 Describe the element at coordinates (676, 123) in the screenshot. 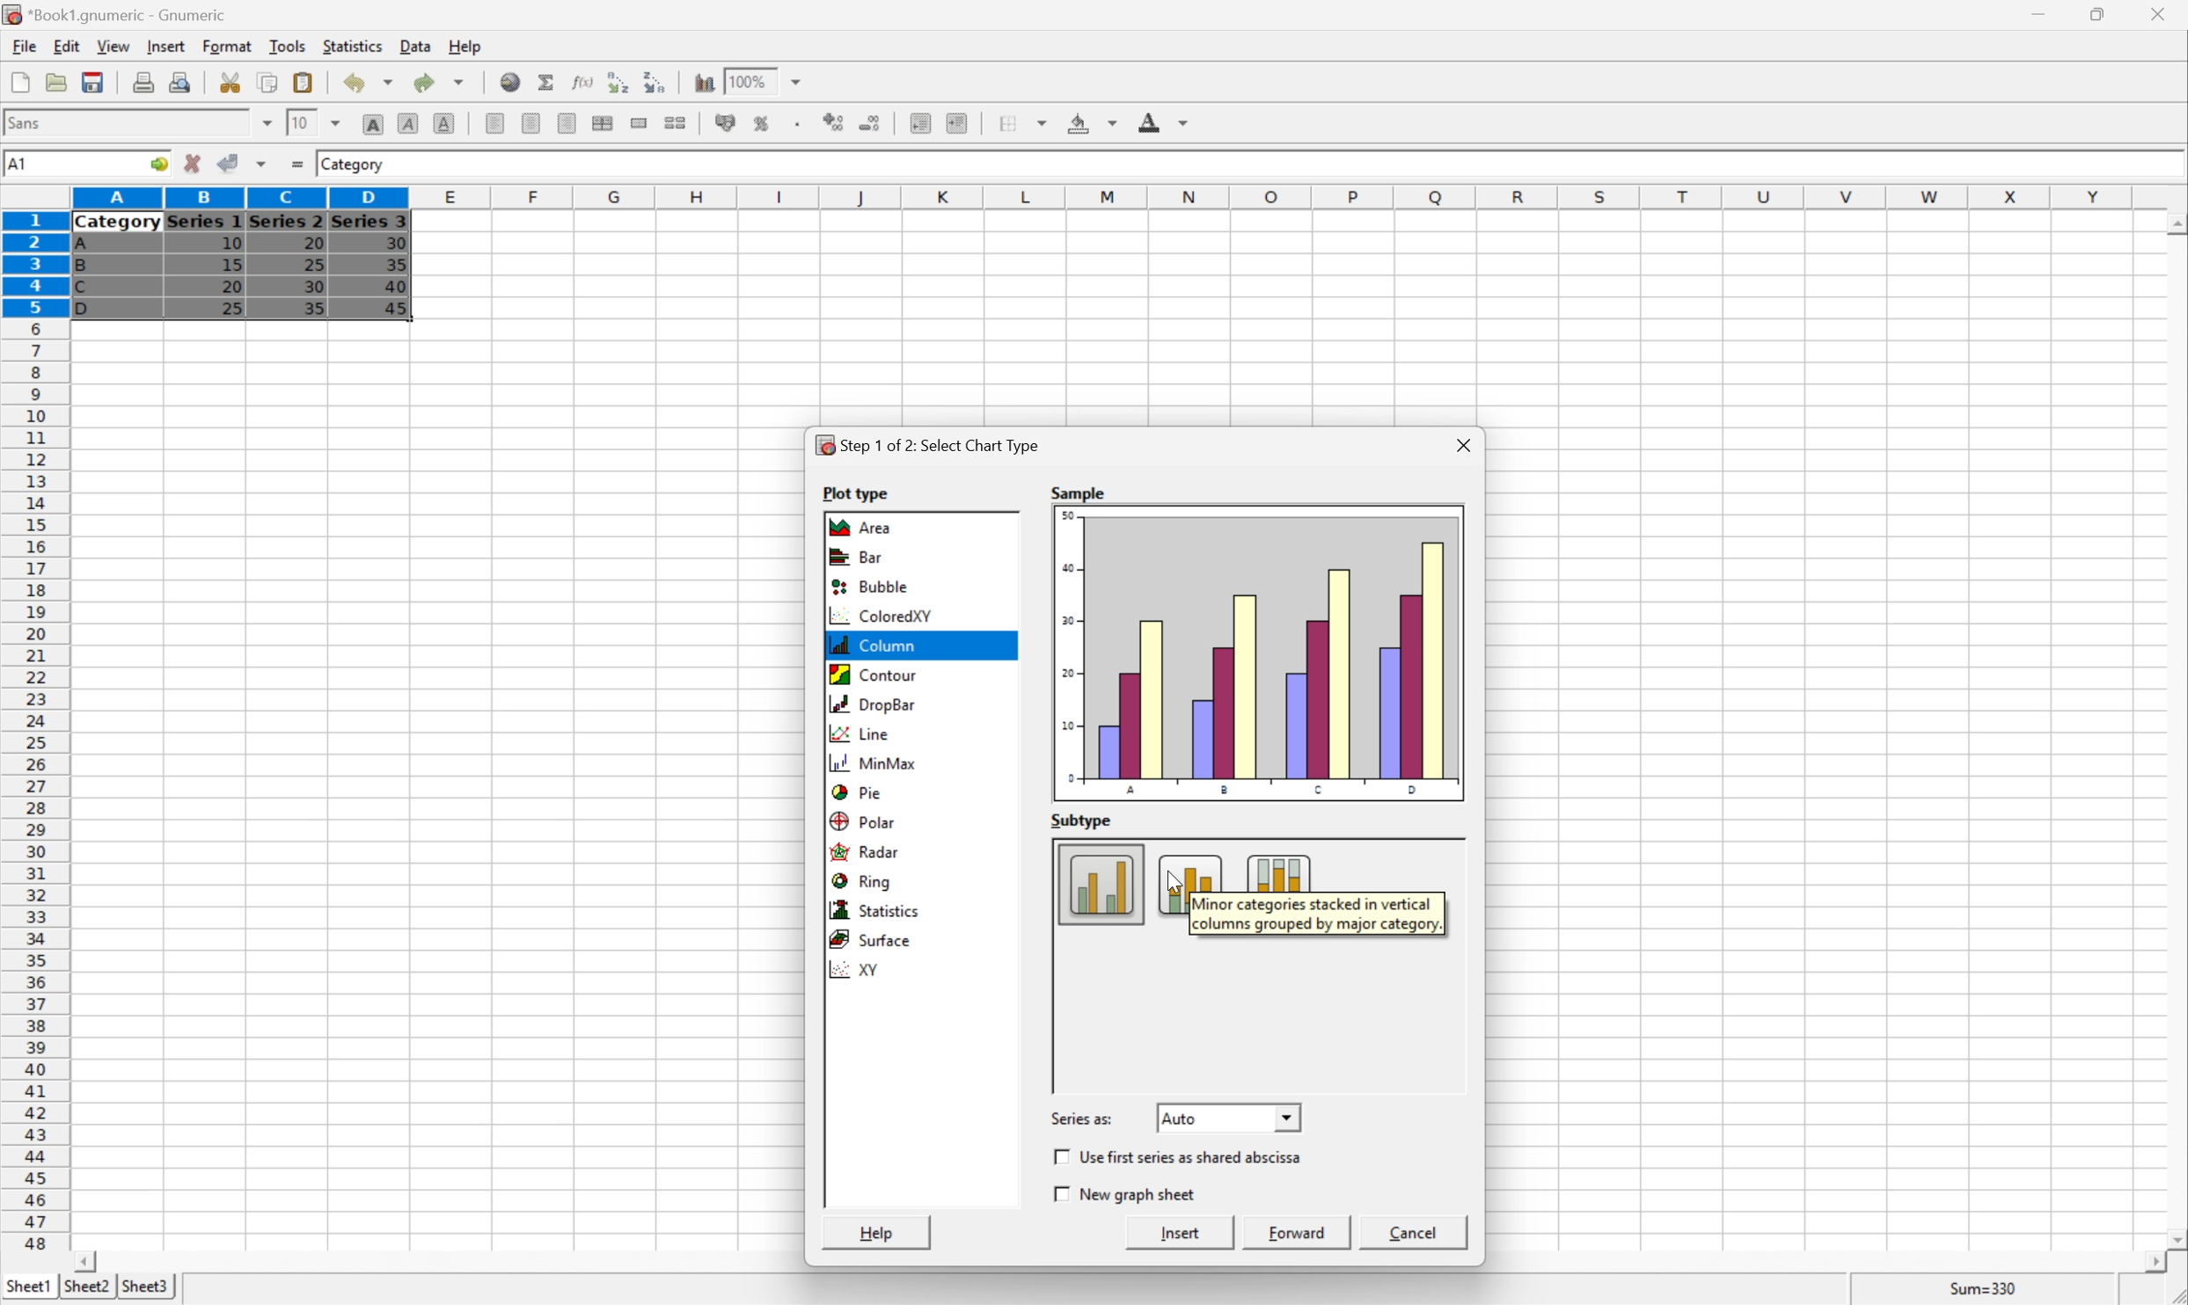

I see `Split merged ranges of cells` at that location.